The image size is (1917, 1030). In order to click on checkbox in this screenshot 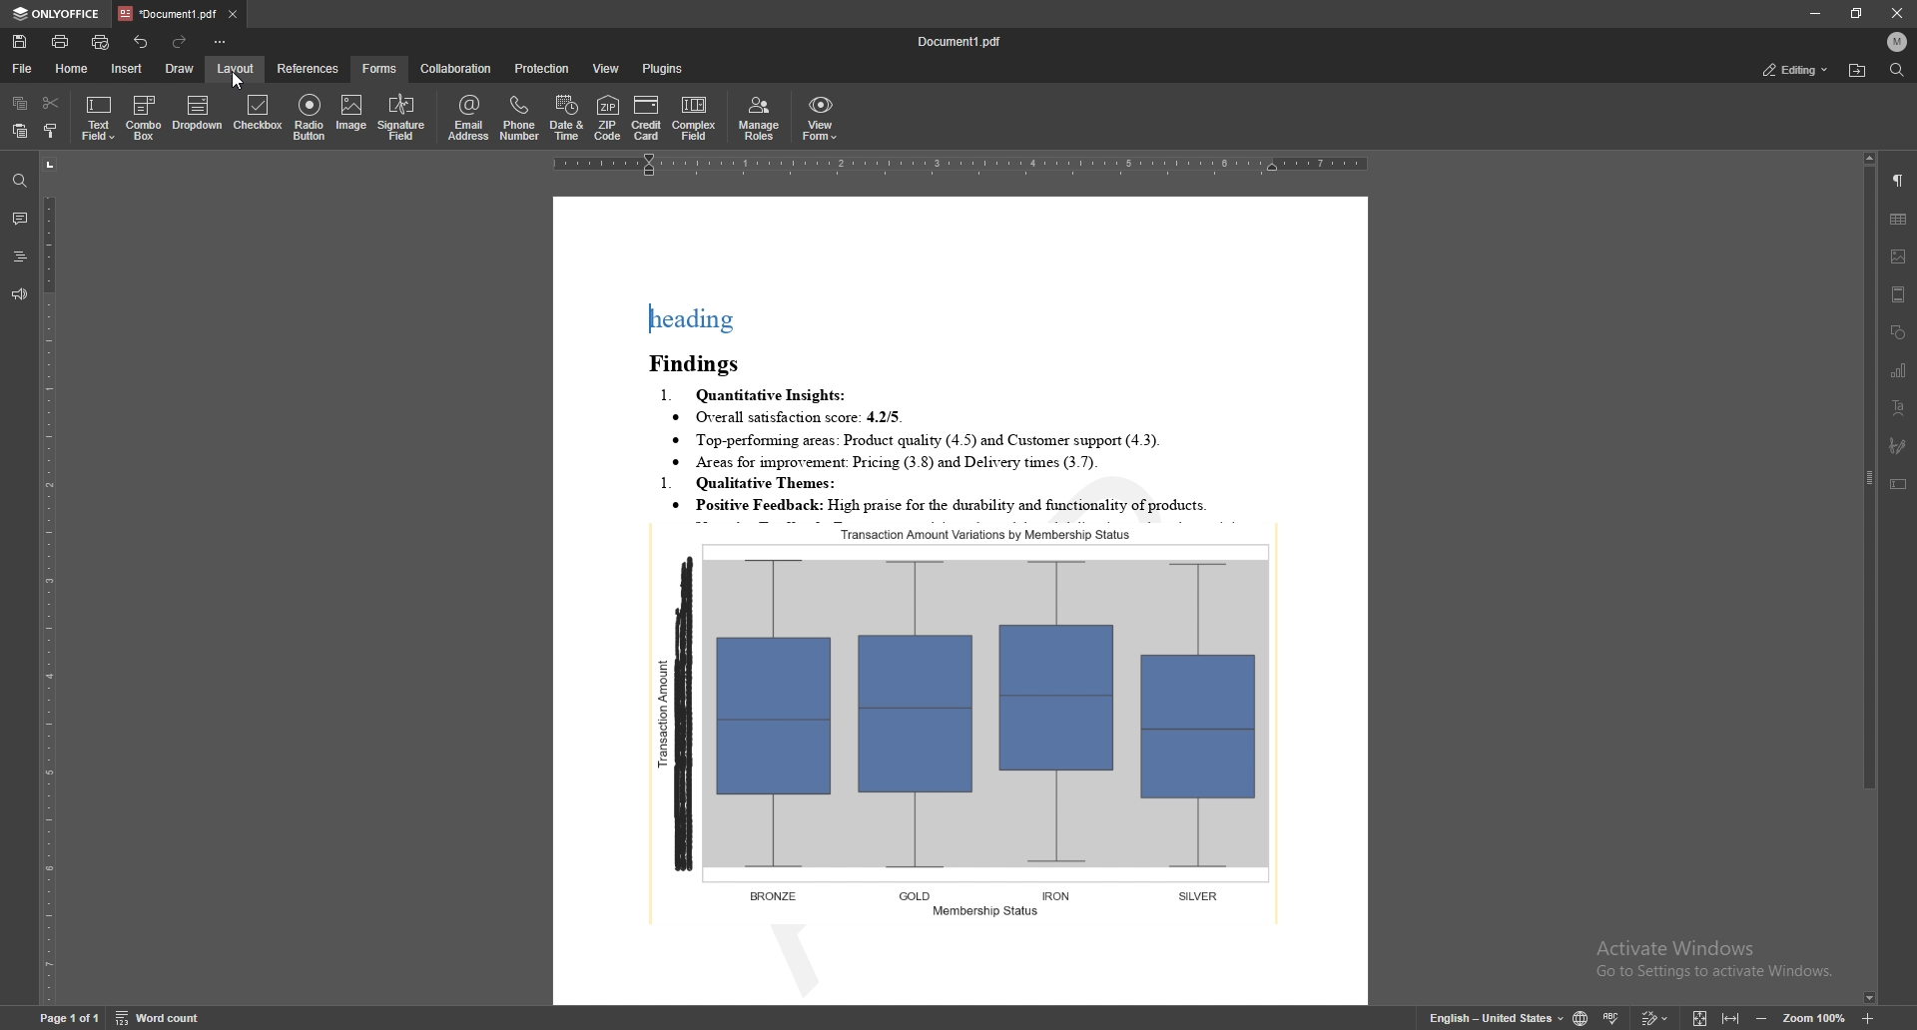, I will do `click(257, 114)`.